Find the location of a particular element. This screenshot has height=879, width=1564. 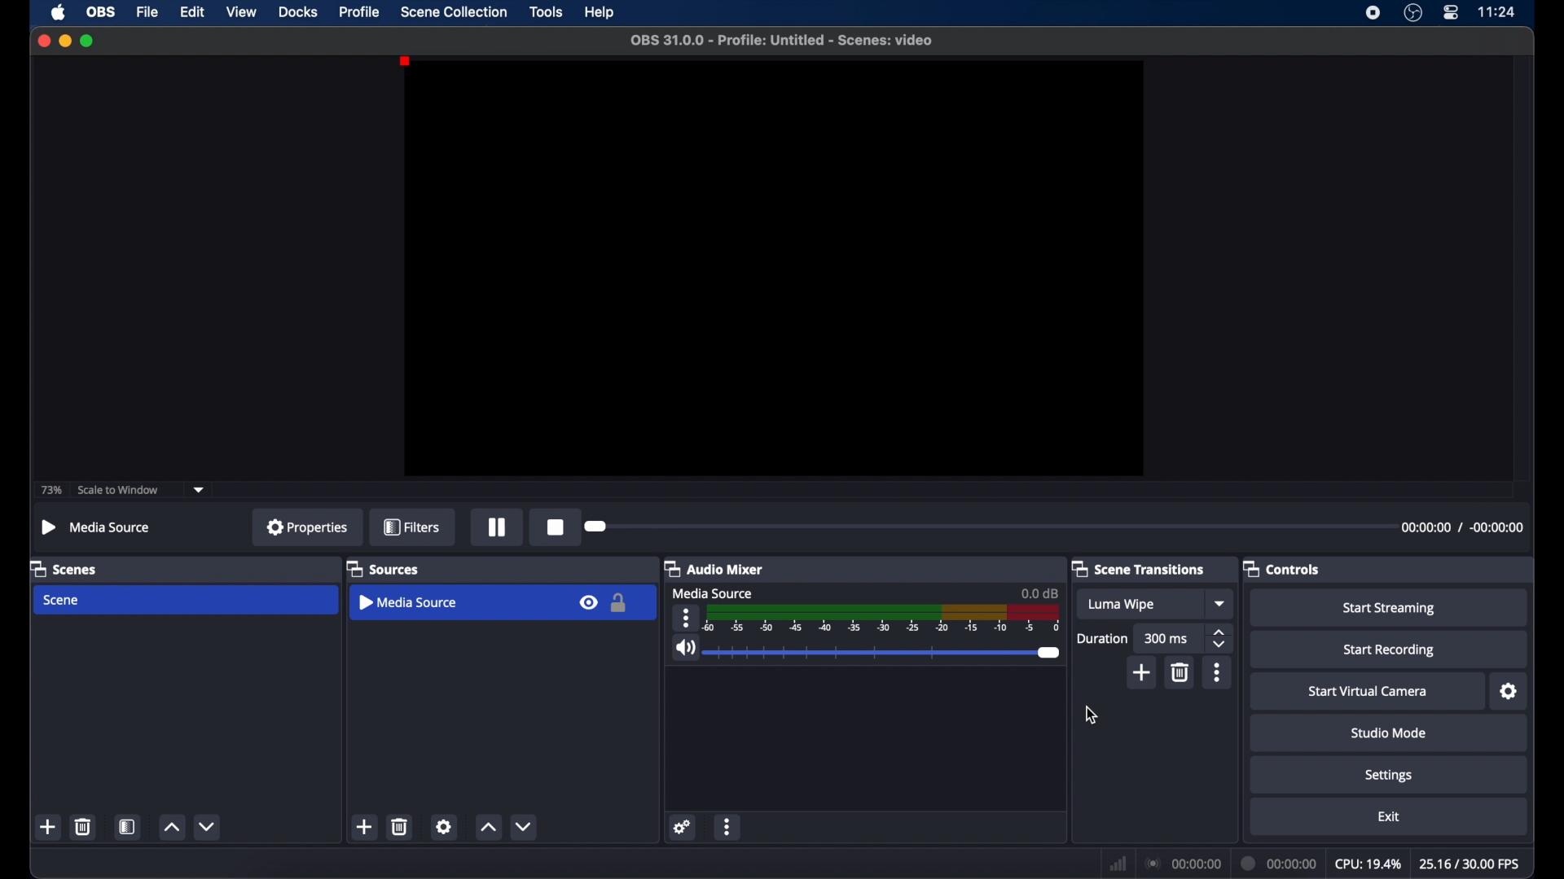

screen recorder icon is located at coordinates (1372, 12).